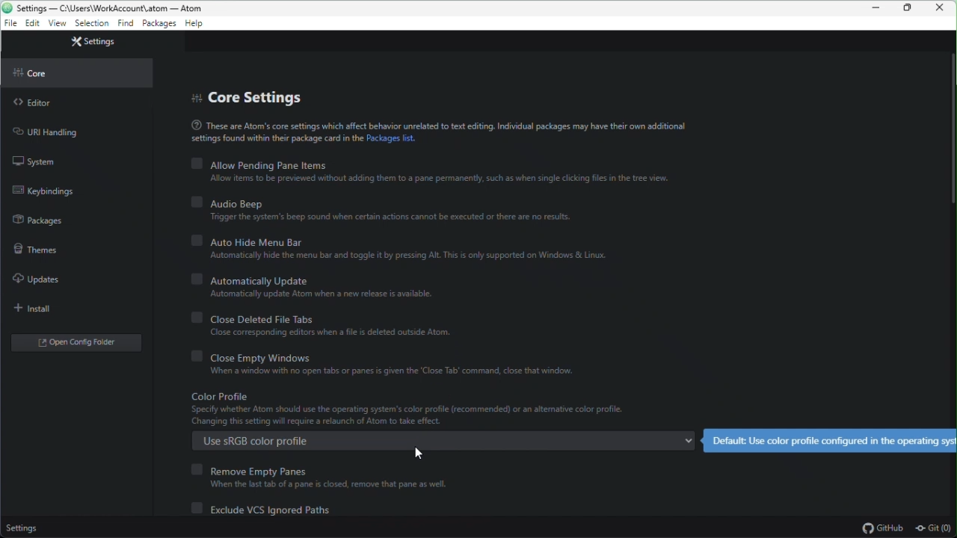 The image size is (957, 538). I want to click on Color profile, so click(439, 409).